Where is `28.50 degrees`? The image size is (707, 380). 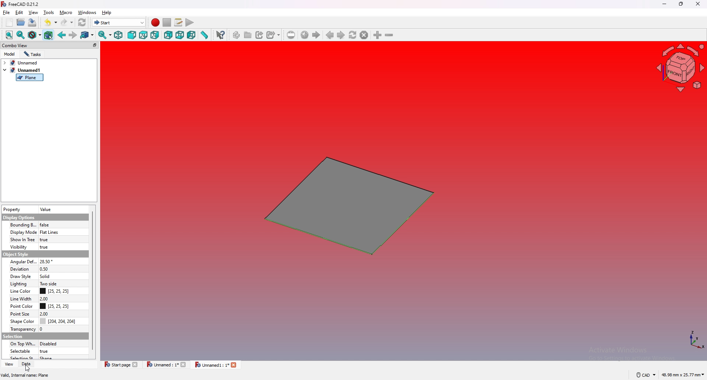
28.50 degrees is located at coordinates (47, 262).